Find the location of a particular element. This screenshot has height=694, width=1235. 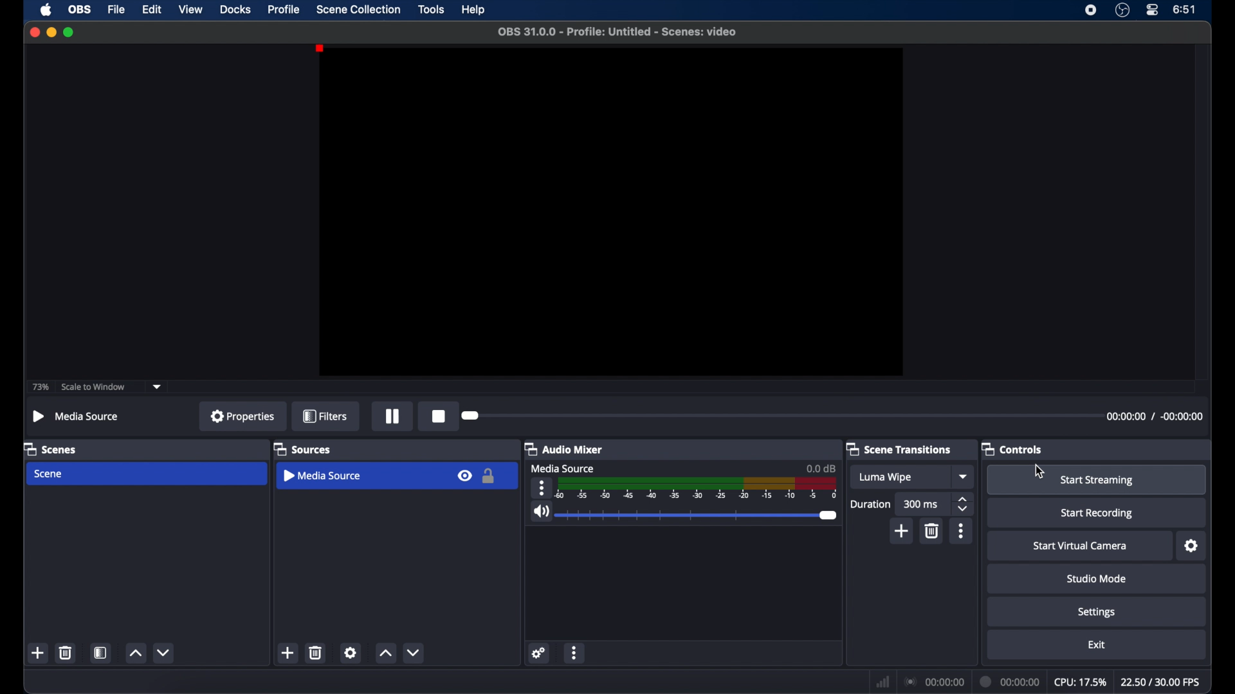

0.0 is located at coordinates (821, 468).